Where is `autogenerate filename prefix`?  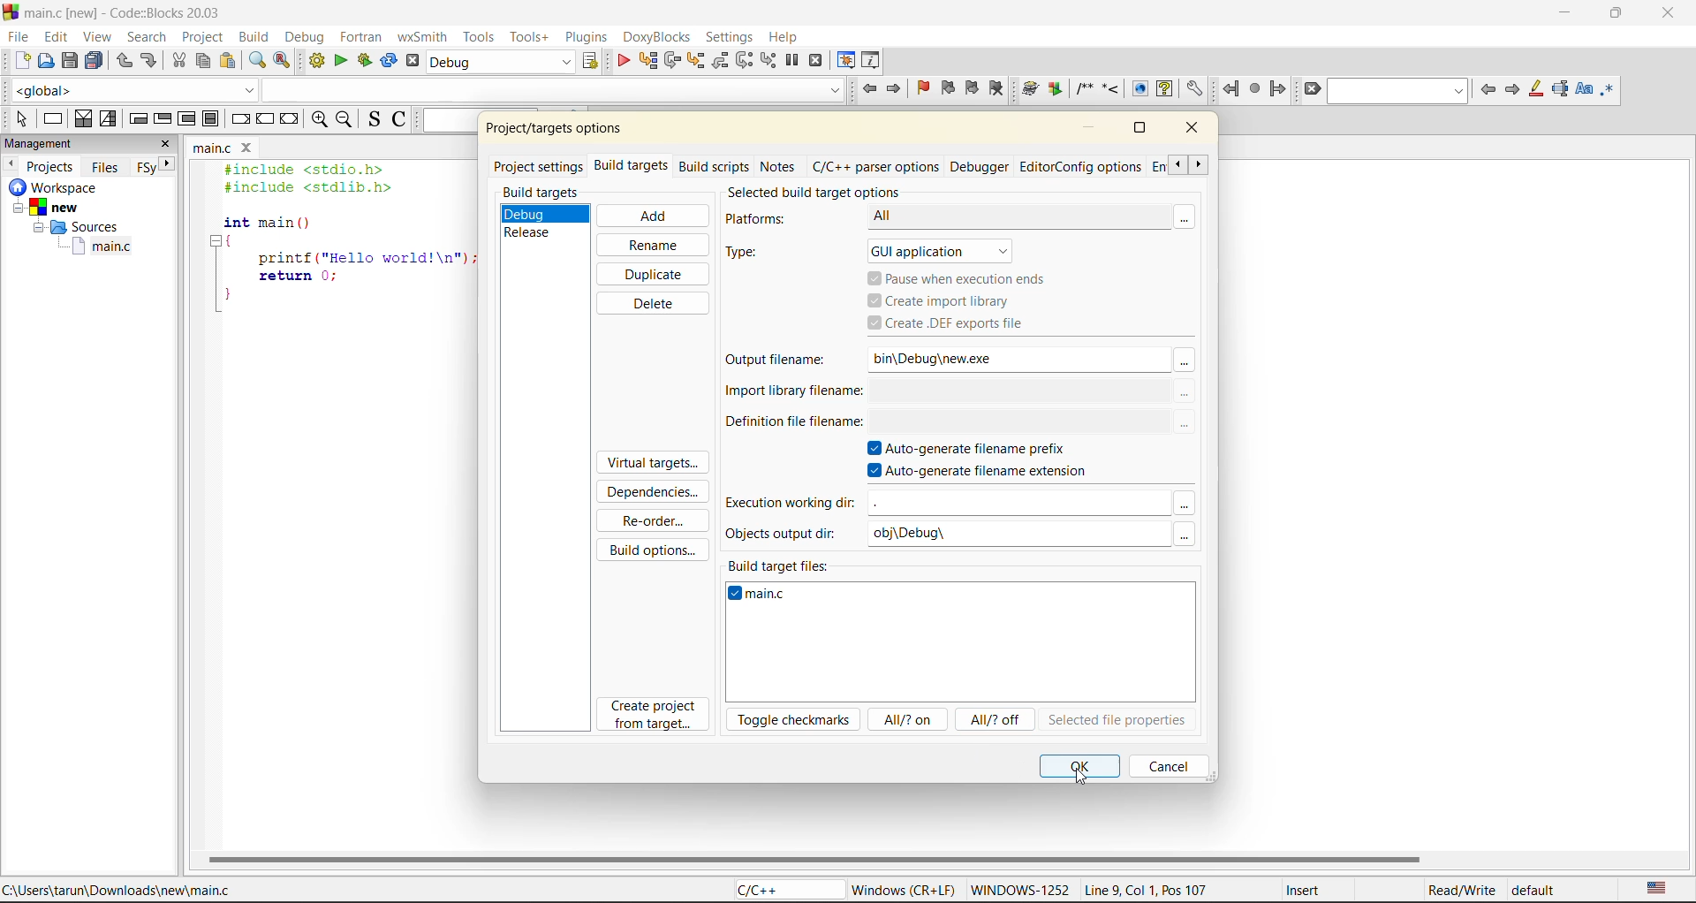 autogenerate filename prefix is located at coordinates (969, 447).